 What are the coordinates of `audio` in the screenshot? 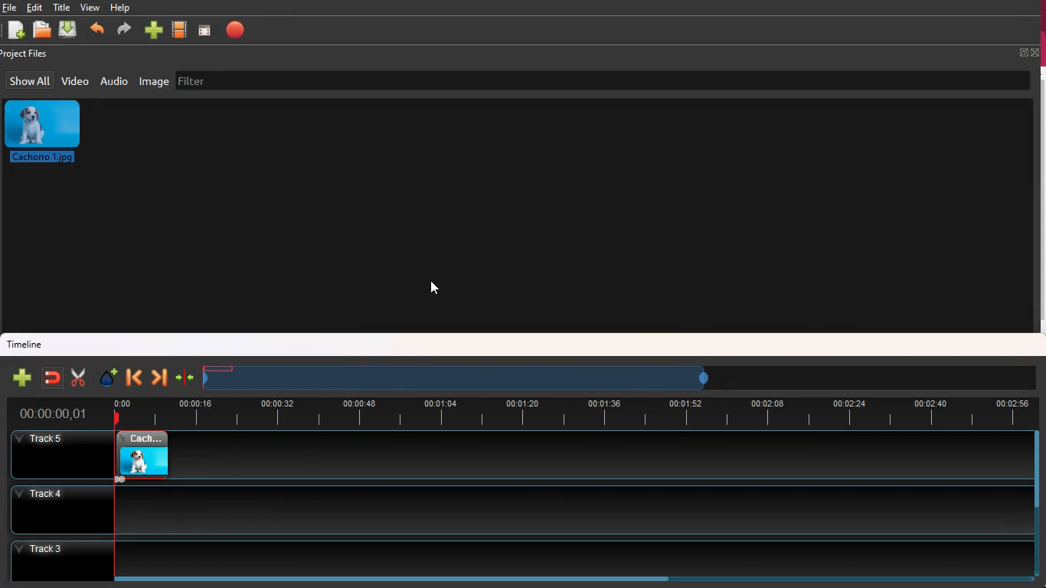 It's located at (116, 83).